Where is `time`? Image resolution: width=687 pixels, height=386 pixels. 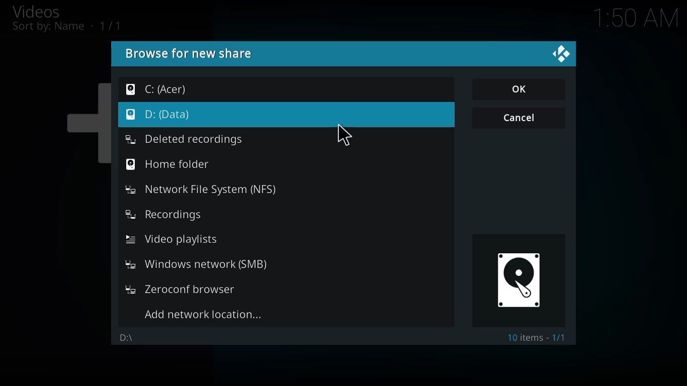
time is located at coordinates (637, 20).